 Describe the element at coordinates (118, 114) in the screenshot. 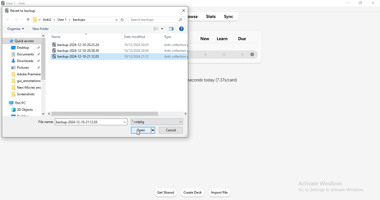

I see `scroll bar` at that location.